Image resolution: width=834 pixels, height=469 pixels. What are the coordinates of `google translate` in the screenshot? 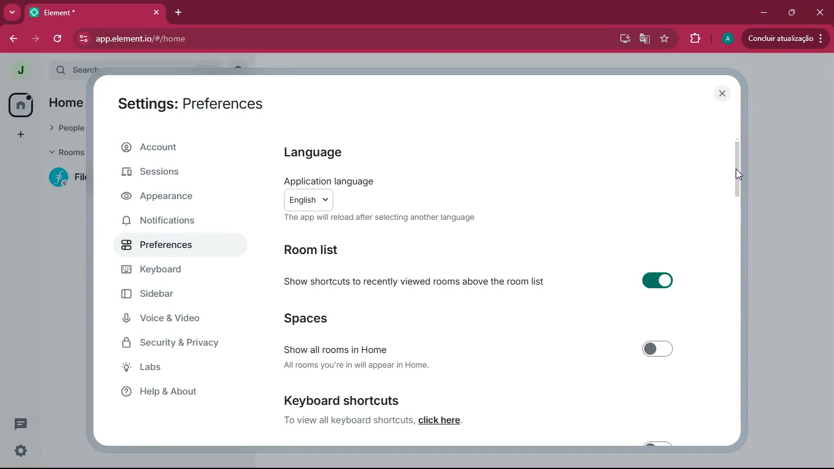 It's located at (645, 40).